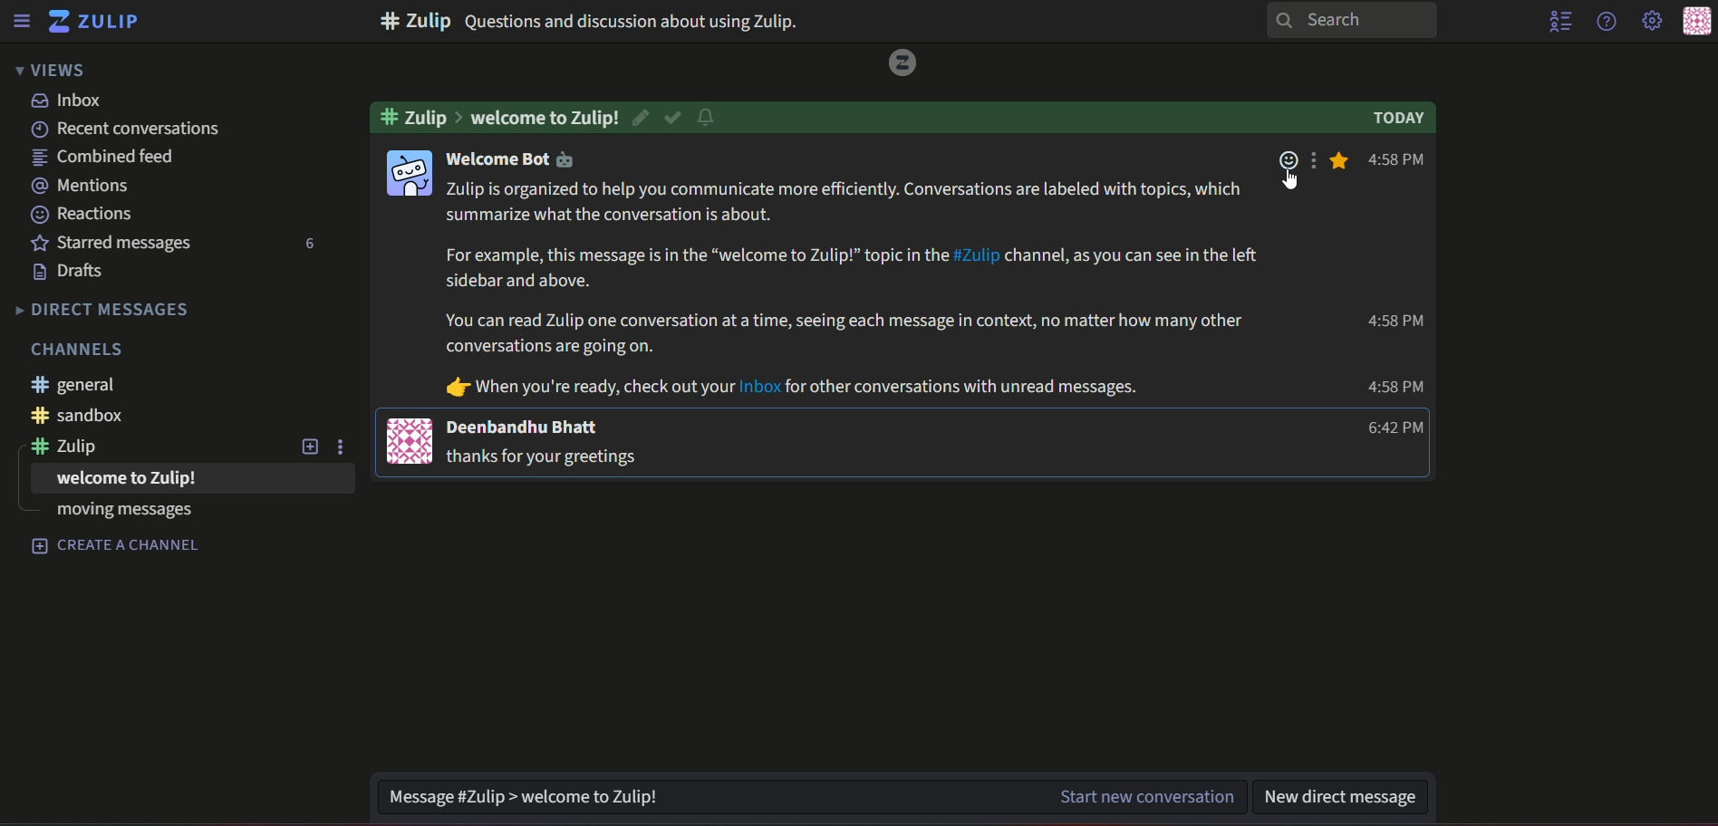 The height and width of the screenshot is (826, 1718). What do you see at coordinates (127, 478) in the screenshot?
I see `Welcome to zulip` at bounding box center [127, 478].